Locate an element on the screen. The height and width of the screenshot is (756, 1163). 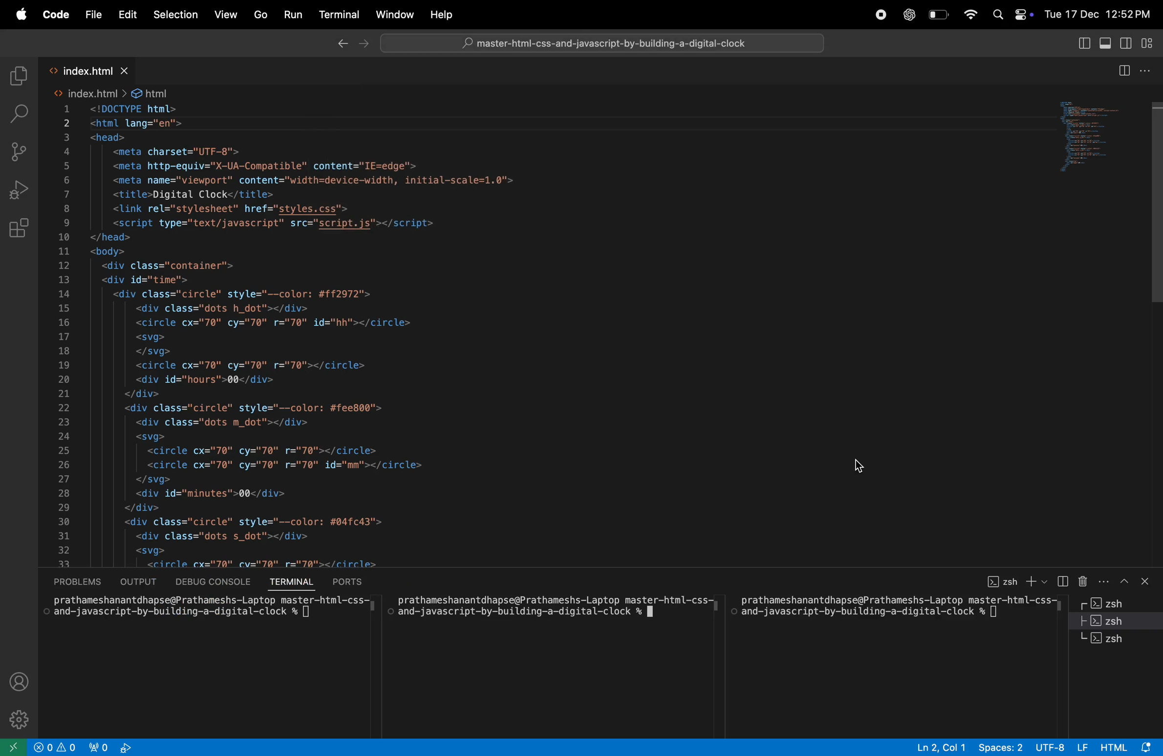
Go is located at coordinates (259, 15).